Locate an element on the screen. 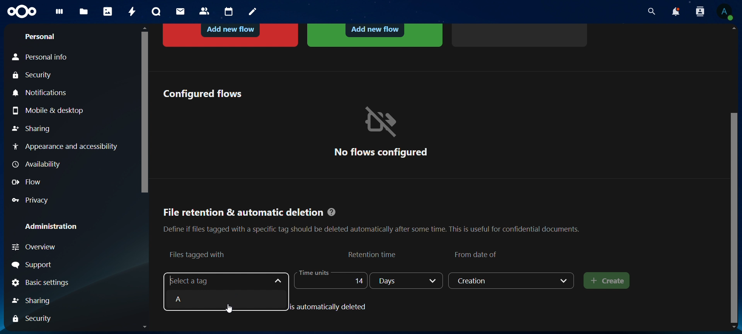 This screenshot has height=334, width=742. photos is located at coordinates (108, 11).